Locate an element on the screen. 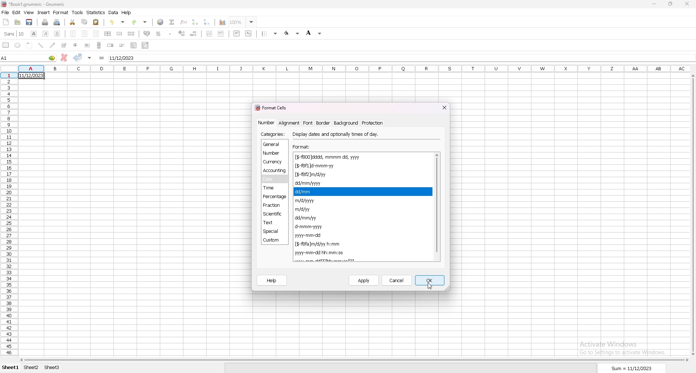 This screenshot has height=373, width=696. close is located at coordinates (444, 107).